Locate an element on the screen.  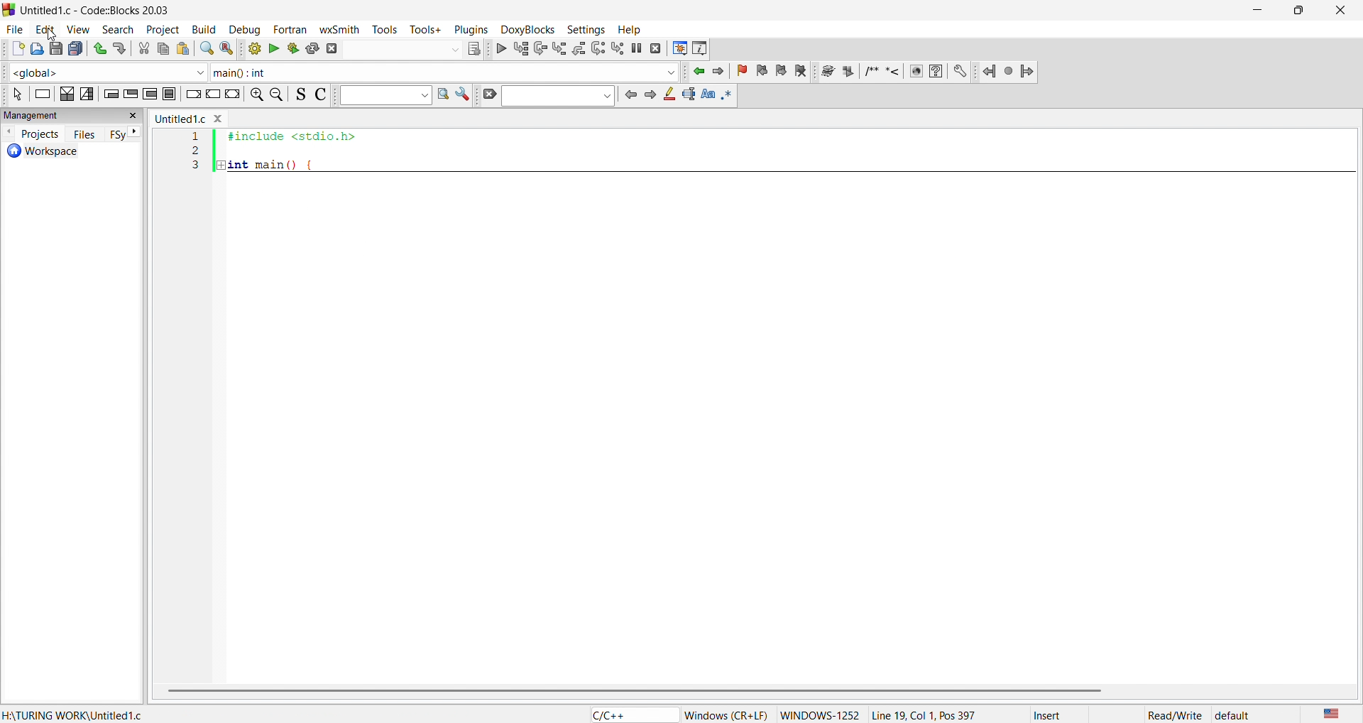
language is located at coordinates (1328, 713).